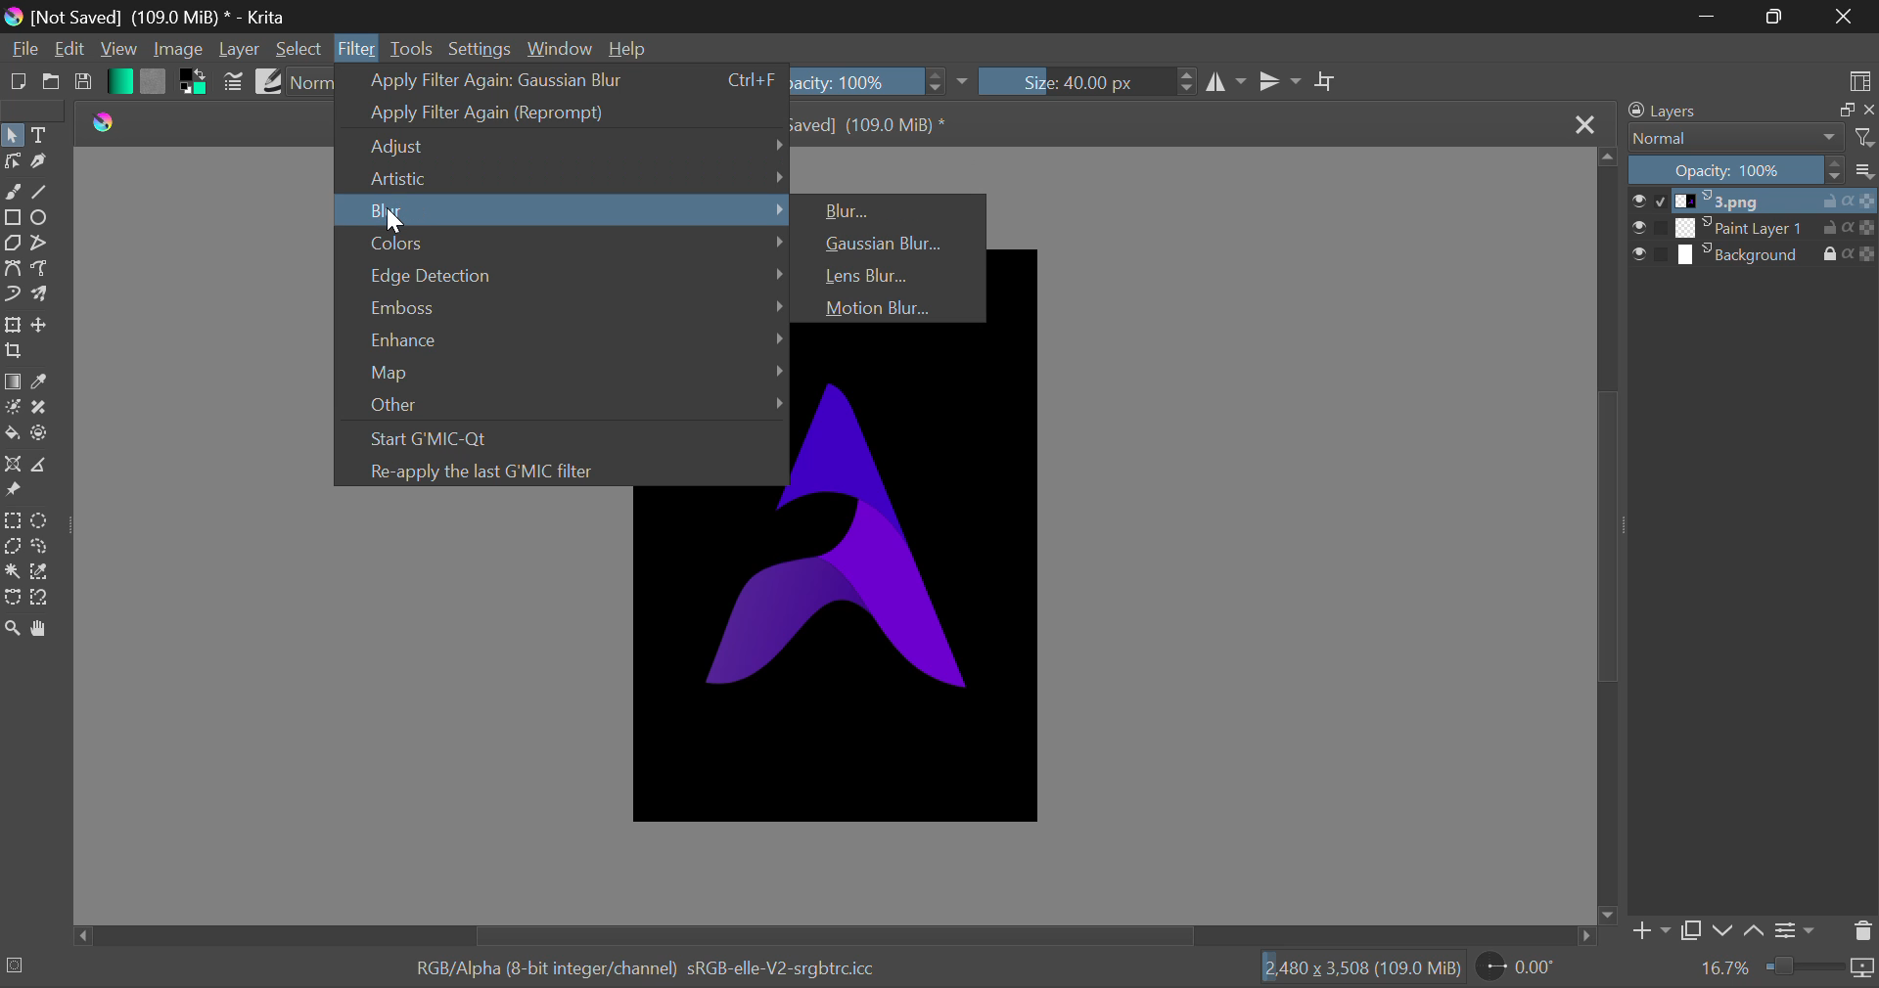 Image resolution: width=1879 pixels, height=988 pixels. What do you see at coordinates (116, 49) in the screenshot?
I see `View` at bounding box center [116, 49].